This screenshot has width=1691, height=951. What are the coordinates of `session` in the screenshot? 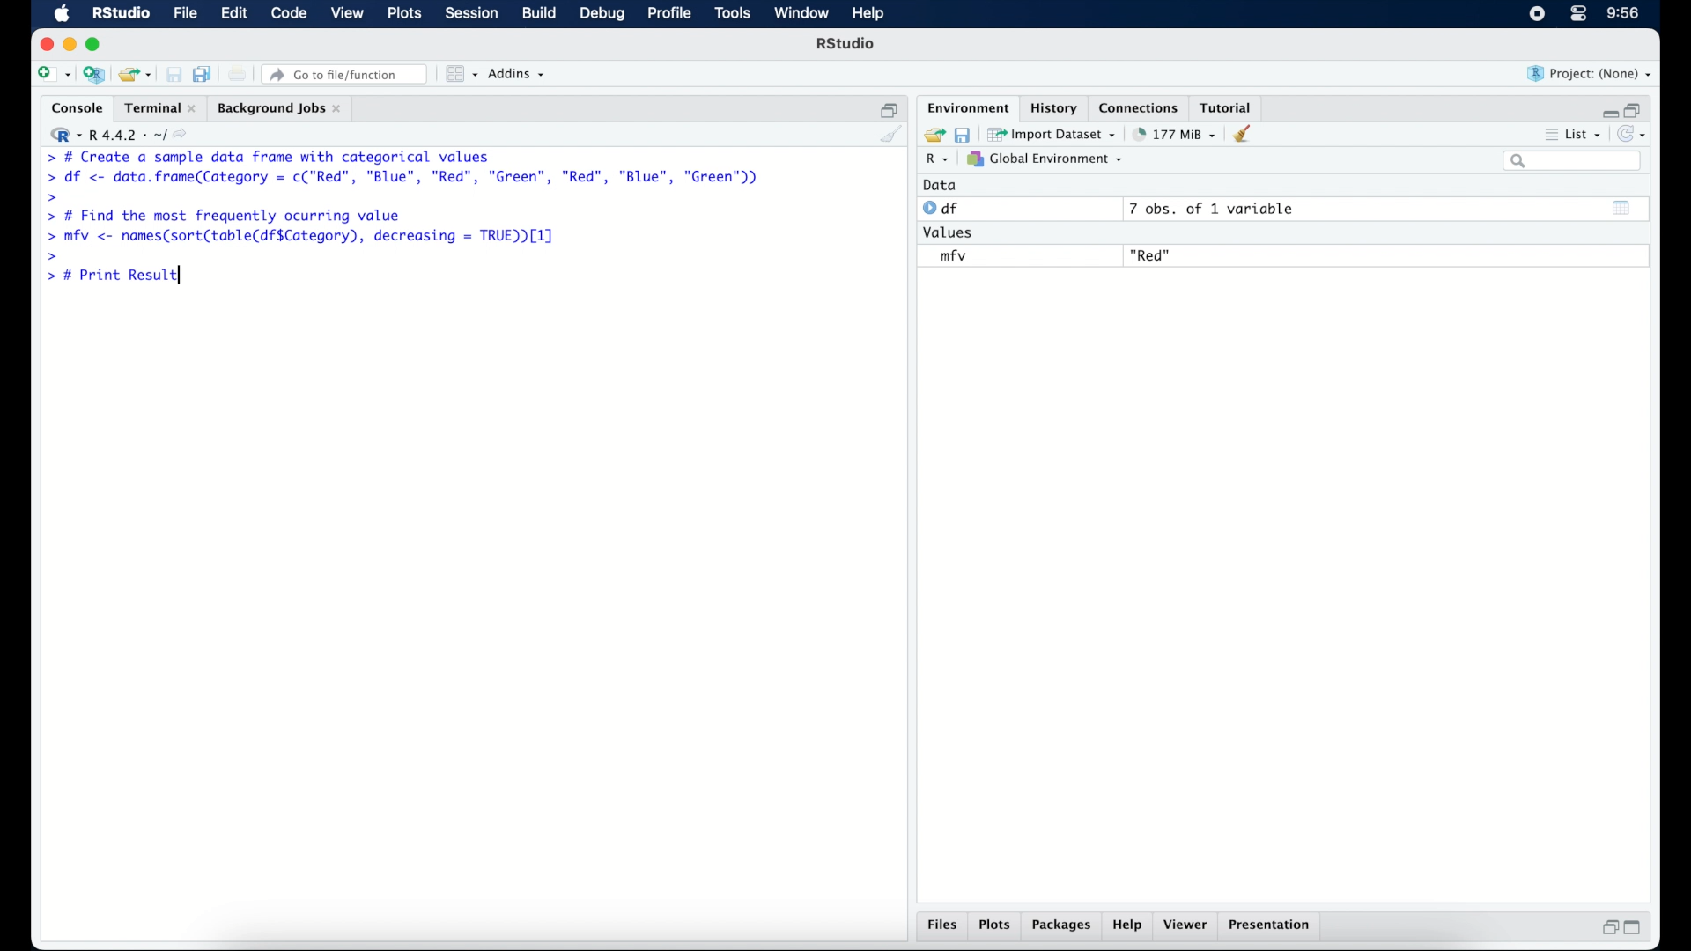 It's located at (472, 14).